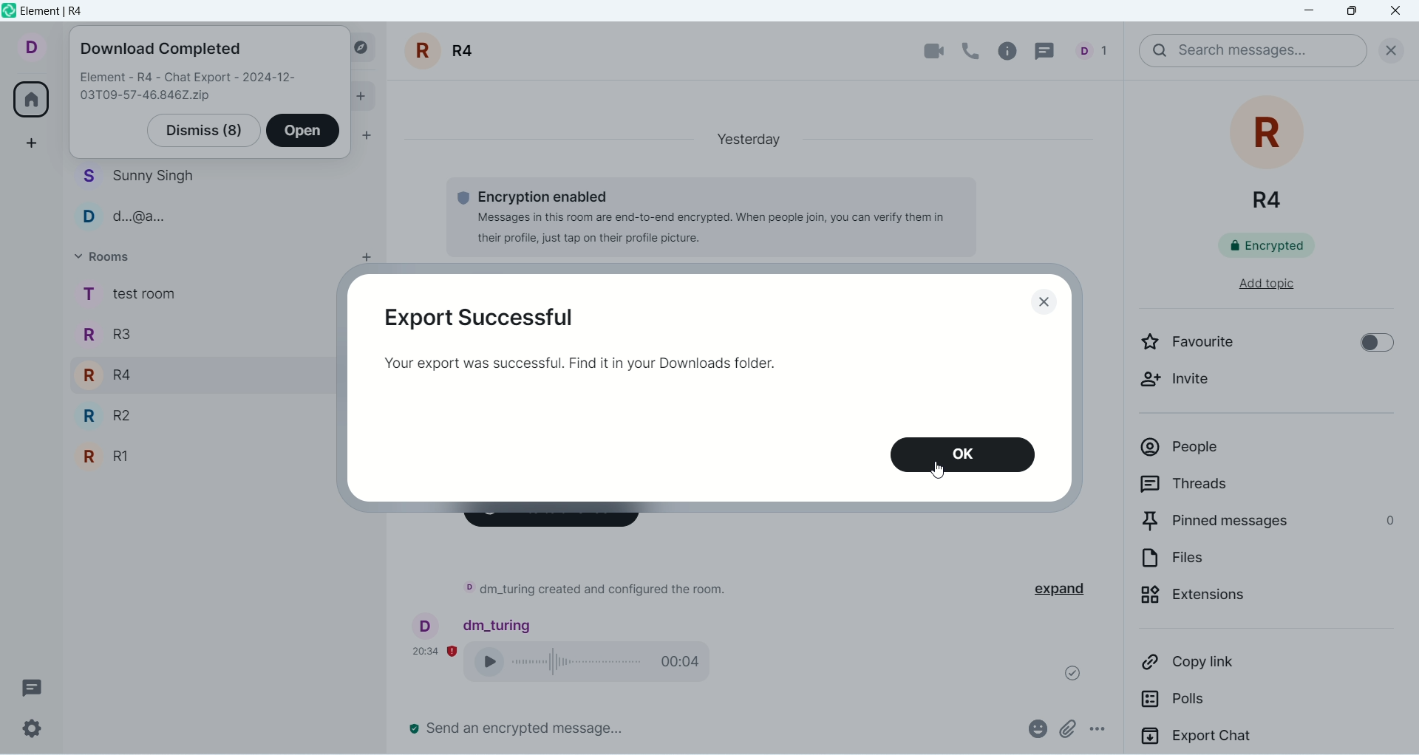 This screenshot has height=755, width=1419. What do you see at coordinates (1070, 590) in the screenshot?
I see `expand` at bounding box center [1070, 590].